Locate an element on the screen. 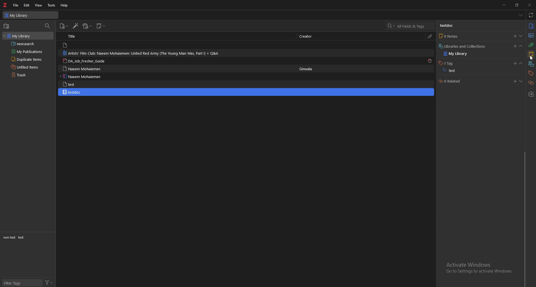 The height and width of the screenshot is (287, 536). list all tabs is located at coordinates (521, 15).